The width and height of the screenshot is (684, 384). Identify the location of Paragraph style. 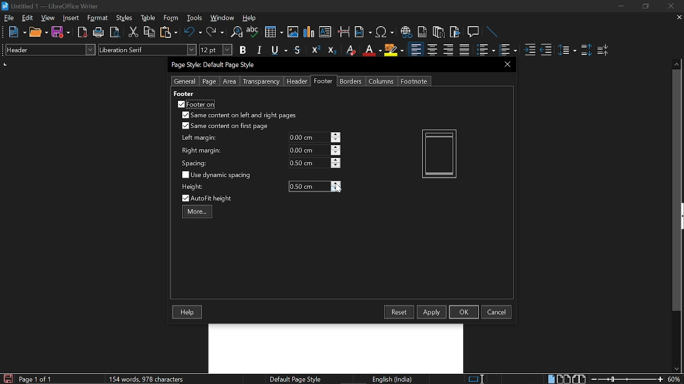
(49, 50).